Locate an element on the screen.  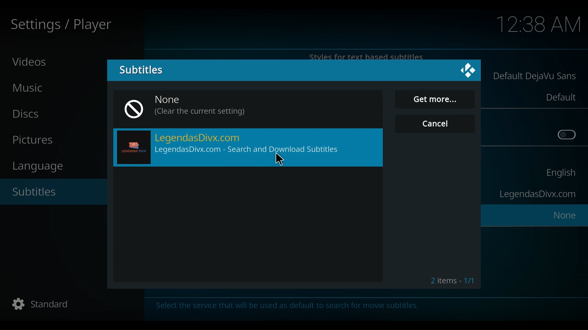
Cursor is located at coordinates (444, 101).